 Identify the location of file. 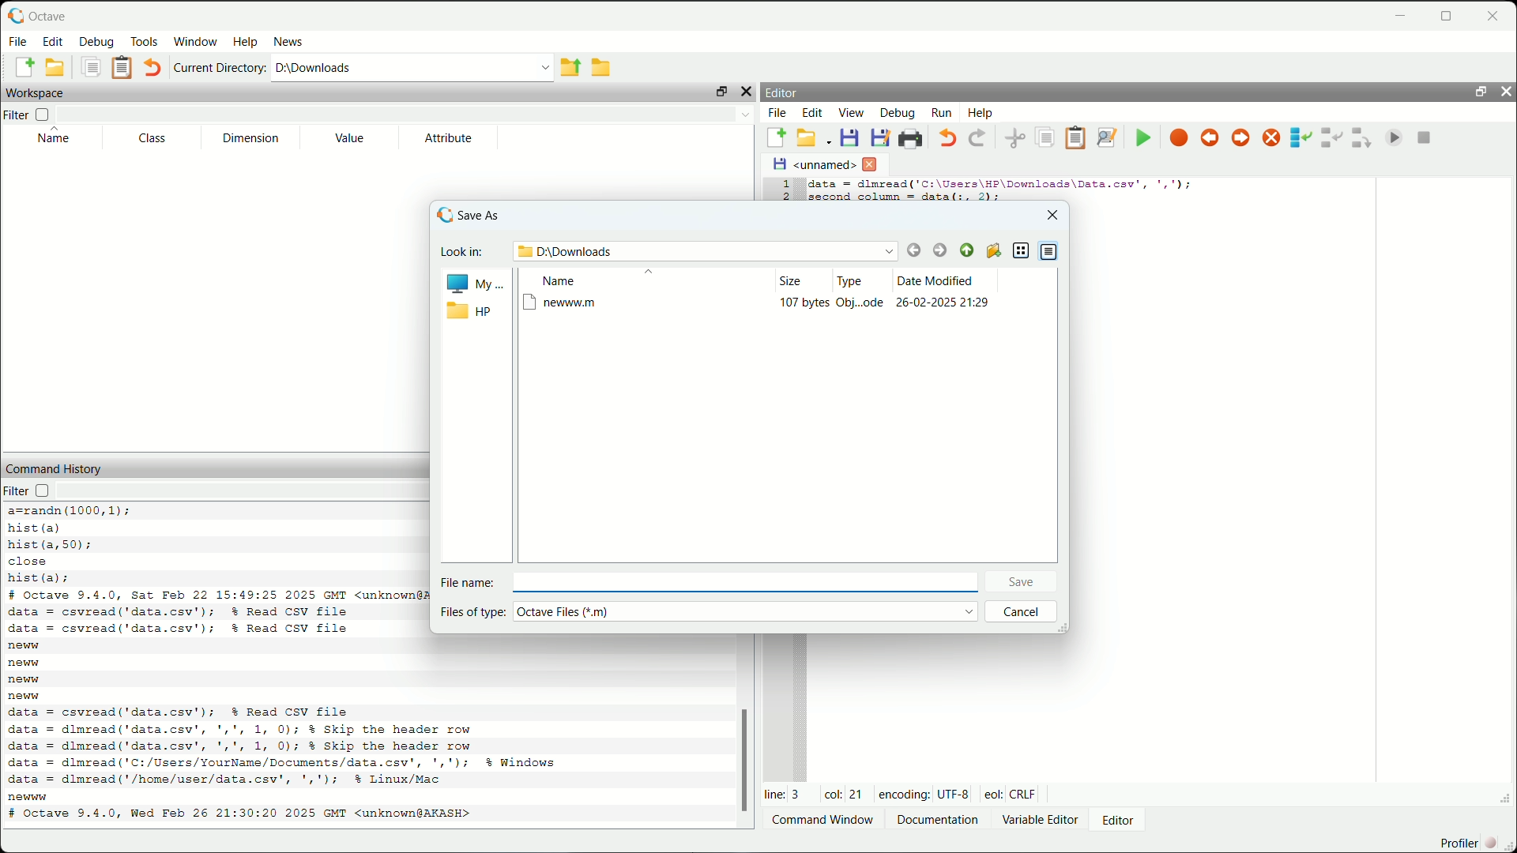
(775, 115).